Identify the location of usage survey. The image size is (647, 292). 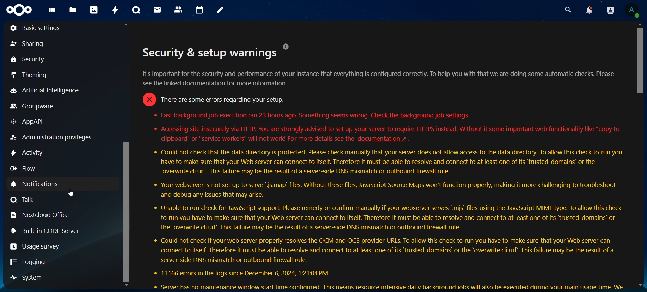
(36, 247).